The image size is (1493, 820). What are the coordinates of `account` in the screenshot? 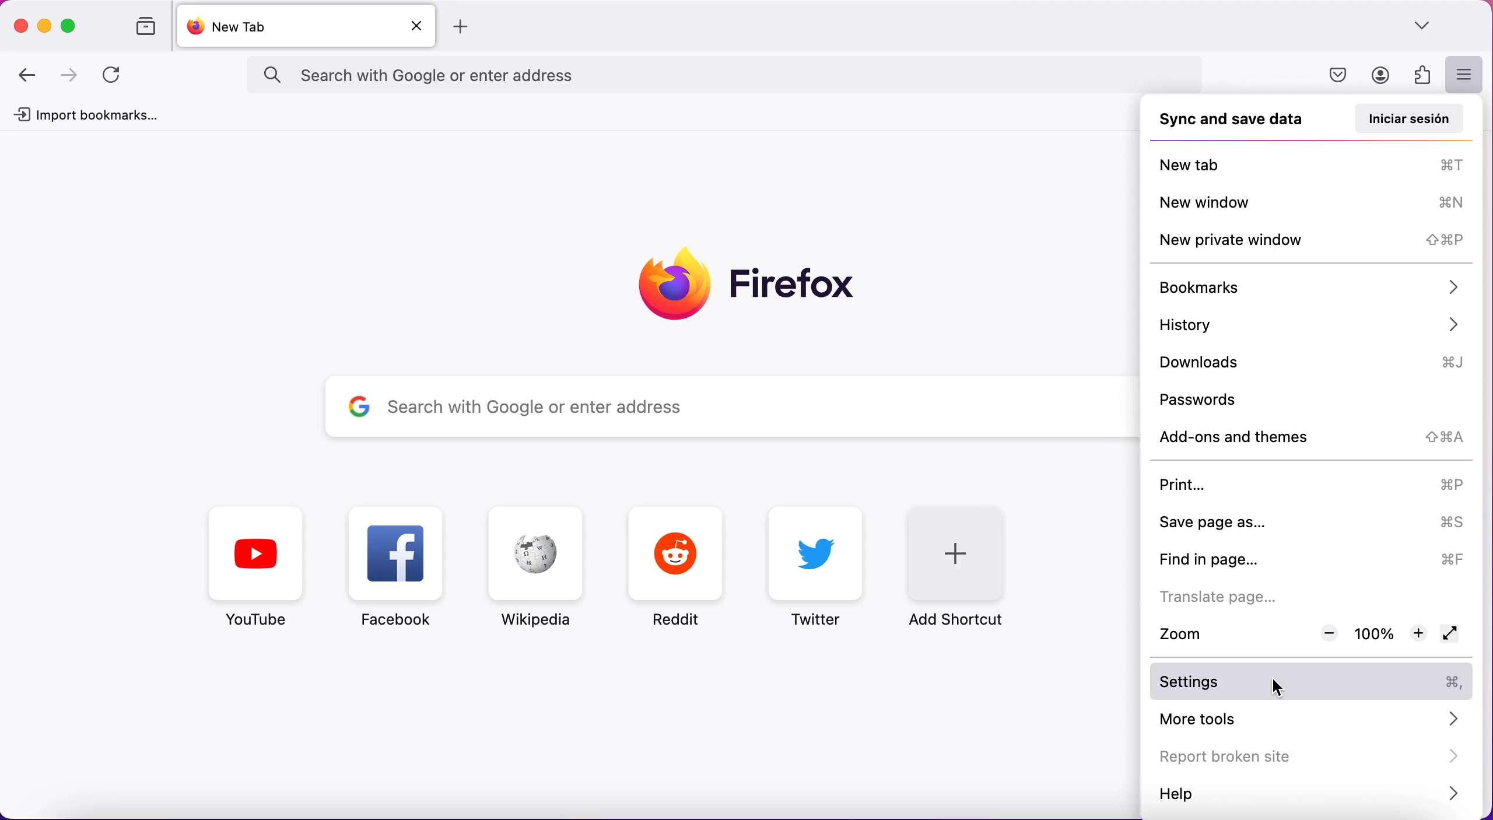 It's located at (1378, 75).